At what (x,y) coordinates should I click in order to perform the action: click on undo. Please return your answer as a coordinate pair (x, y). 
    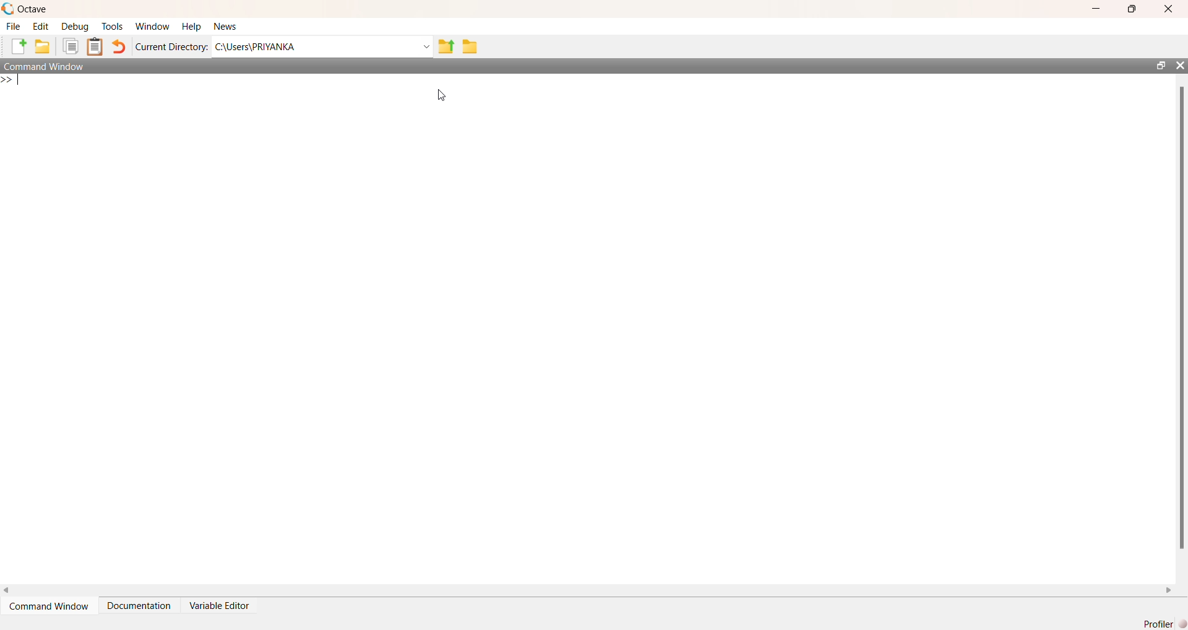
    Looking at the image, I should click on (120, 49).